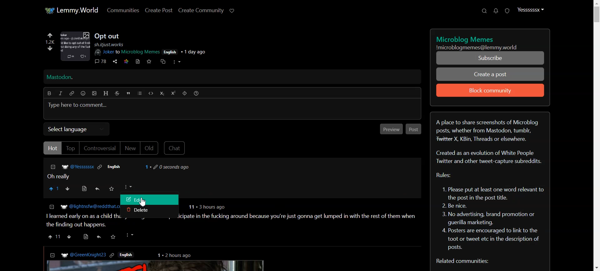 The height and width of the screenshot is (271, 600). I want to click on View source, so click(85, 189).